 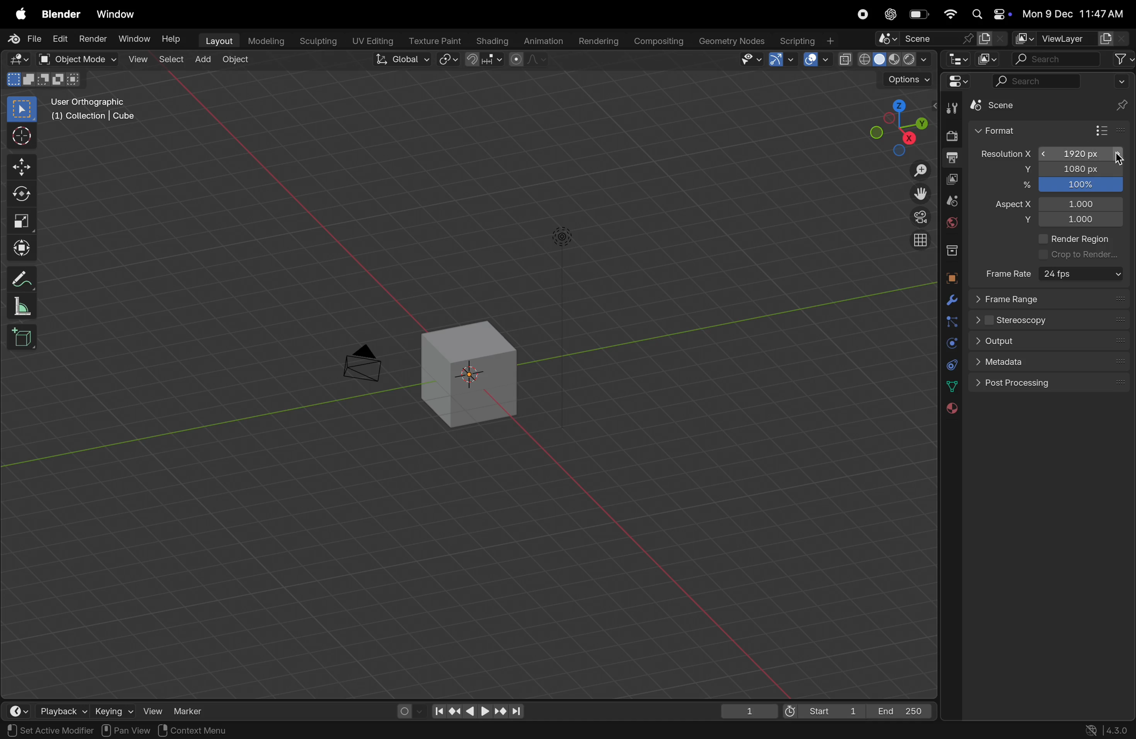 I want to click on auto keying, so click(x=407, y=709).